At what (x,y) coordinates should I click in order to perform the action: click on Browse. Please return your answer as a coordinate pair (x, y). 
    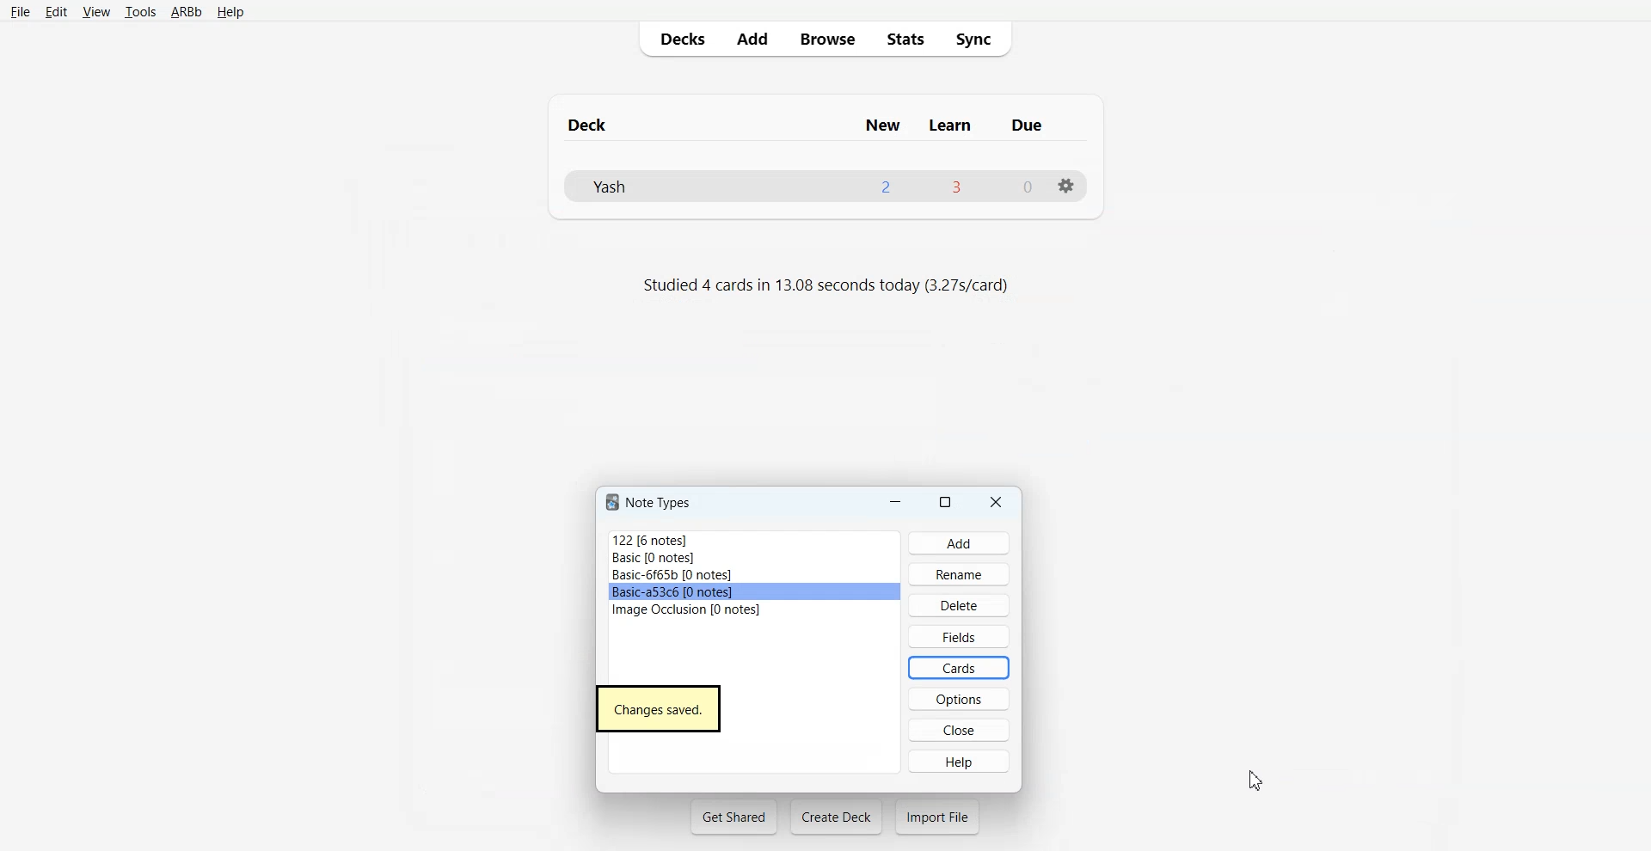
    Looking at the image, I should click on (826, 38).